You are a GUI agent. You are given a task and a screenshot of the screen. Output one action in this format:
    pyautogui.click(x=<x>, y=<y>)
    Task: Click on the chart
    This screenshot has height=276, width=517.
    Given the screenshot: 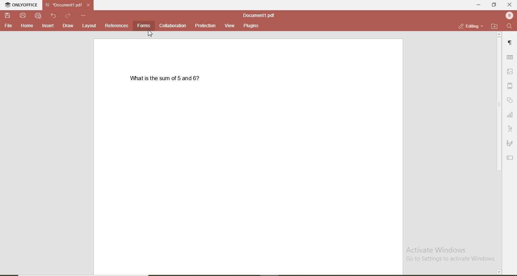 What is the action you would take?
    pyautogui.click(x=511, y=115)
    